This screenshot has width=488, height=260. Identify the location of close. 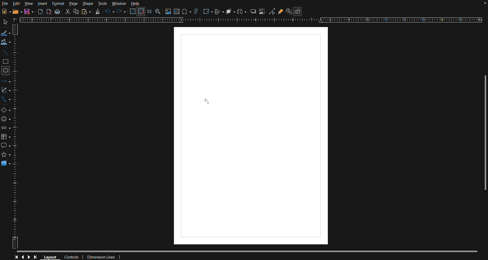
(483, 4).